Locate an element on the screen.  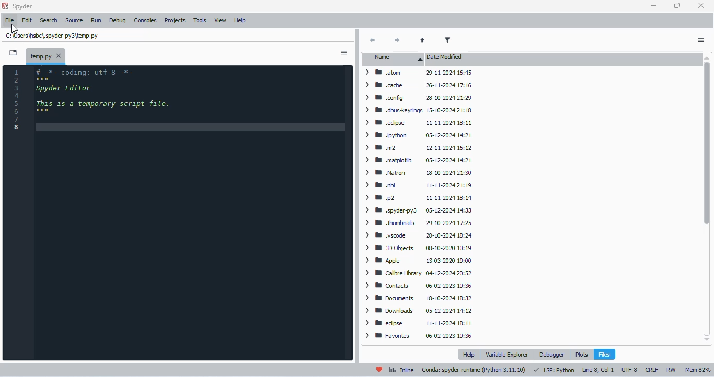
> BB thumbnails 29-10-2024 17:25 is located at coordinates (417, 223).